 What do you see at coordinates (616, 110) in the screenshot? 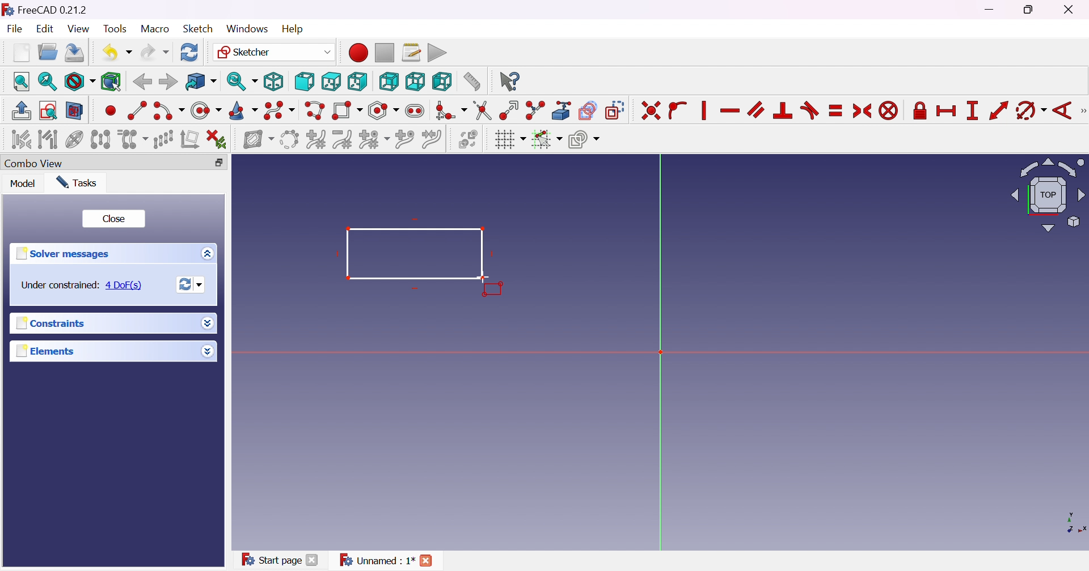
I see `Toggle construction geometry` at bounding box center [616, 110].